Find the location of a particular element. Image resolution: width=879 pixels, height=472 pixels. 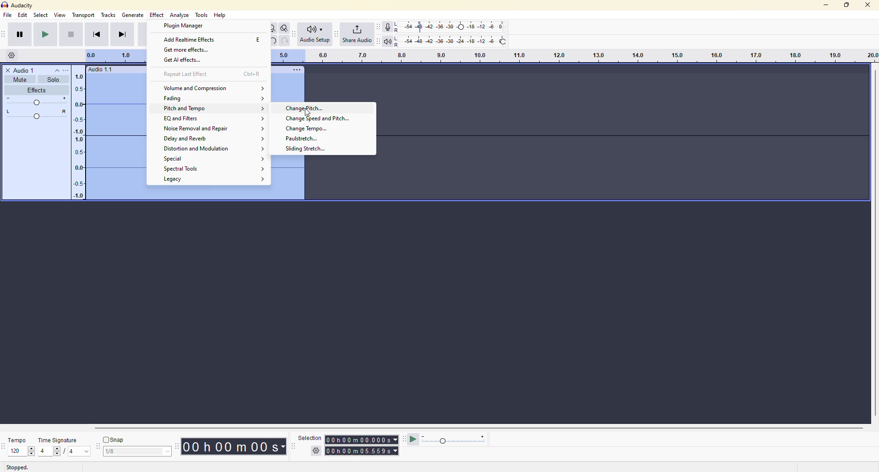

expand is located at coordinates (263, 119).